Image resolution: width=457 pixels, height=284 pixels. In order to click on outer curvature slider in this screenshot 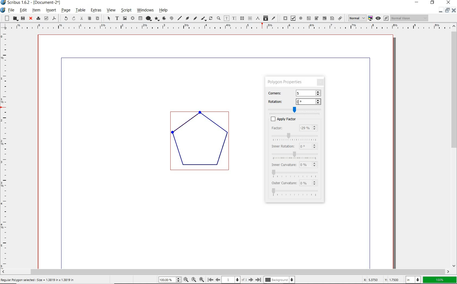, I will do `click(296, 193)`.